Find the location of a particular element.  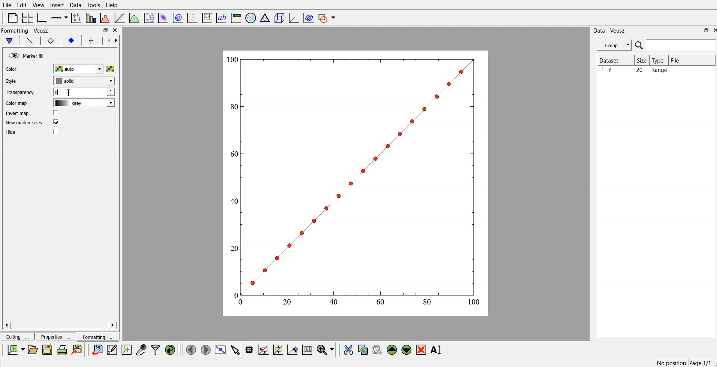

Group is located at coordinates (613, 45).